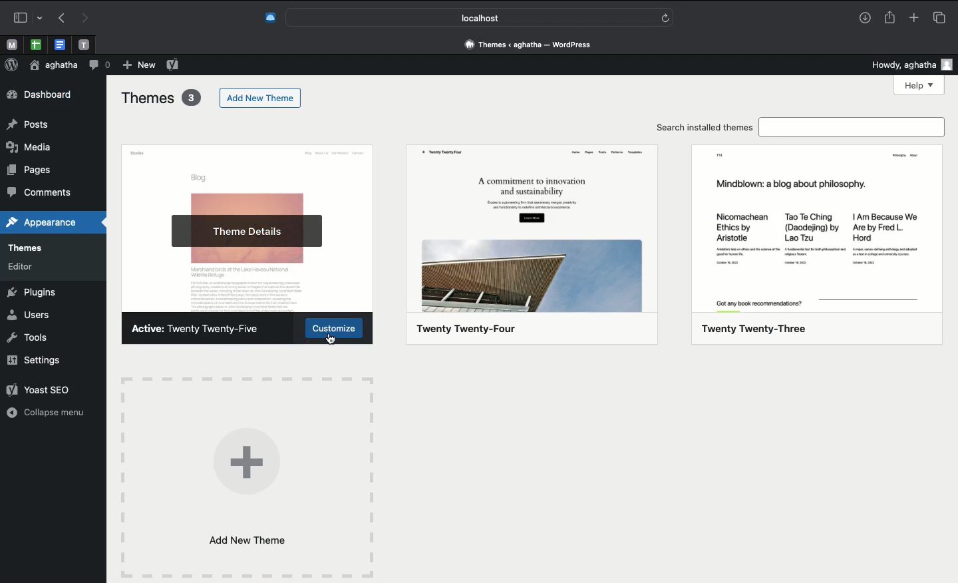 The width and height of the screenshot is (958, 583). Describe the element at coordinates (137, 66) in the screenshot. I see `New` at that location.